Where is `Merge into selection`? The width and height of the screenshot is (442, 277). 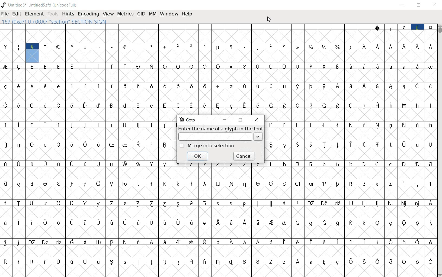 Merge into selection is located at coordinates (207, 146).